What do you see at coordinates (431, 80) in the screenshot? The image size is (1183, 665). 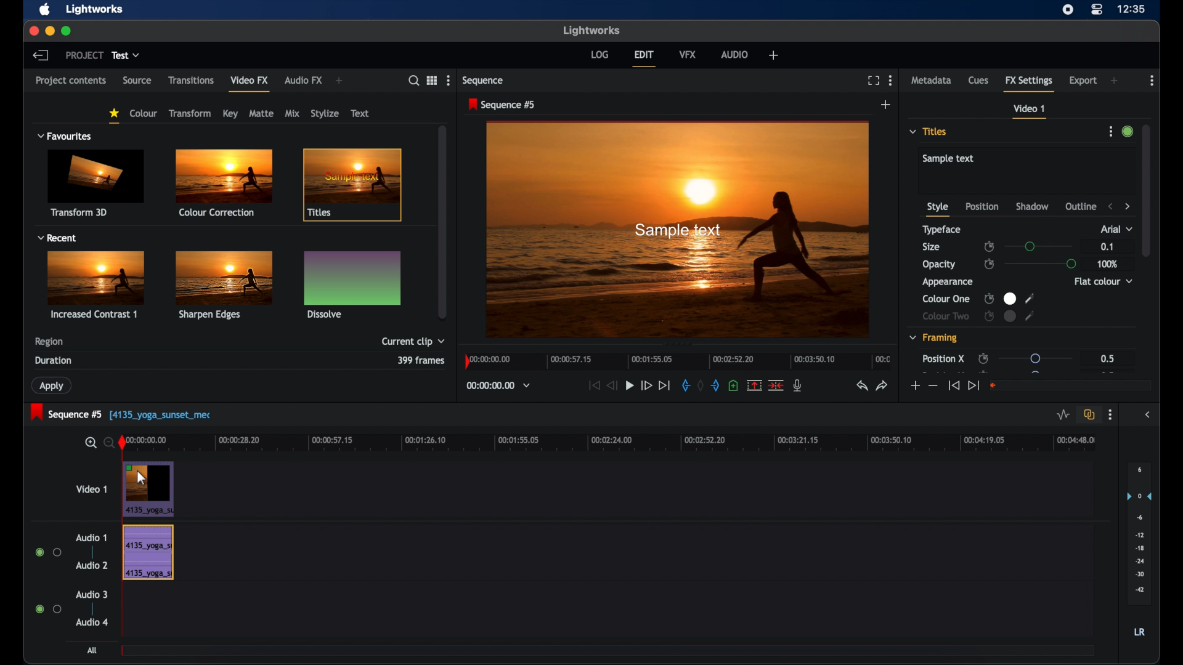 I see `options` at bounding box center [431, 80].